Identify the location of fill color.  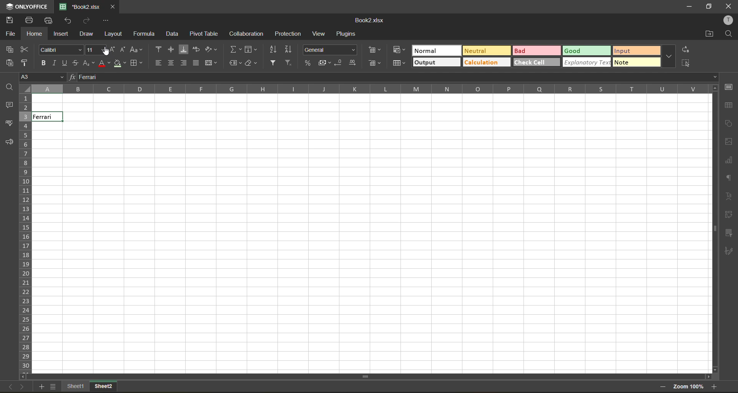
(120, 63).